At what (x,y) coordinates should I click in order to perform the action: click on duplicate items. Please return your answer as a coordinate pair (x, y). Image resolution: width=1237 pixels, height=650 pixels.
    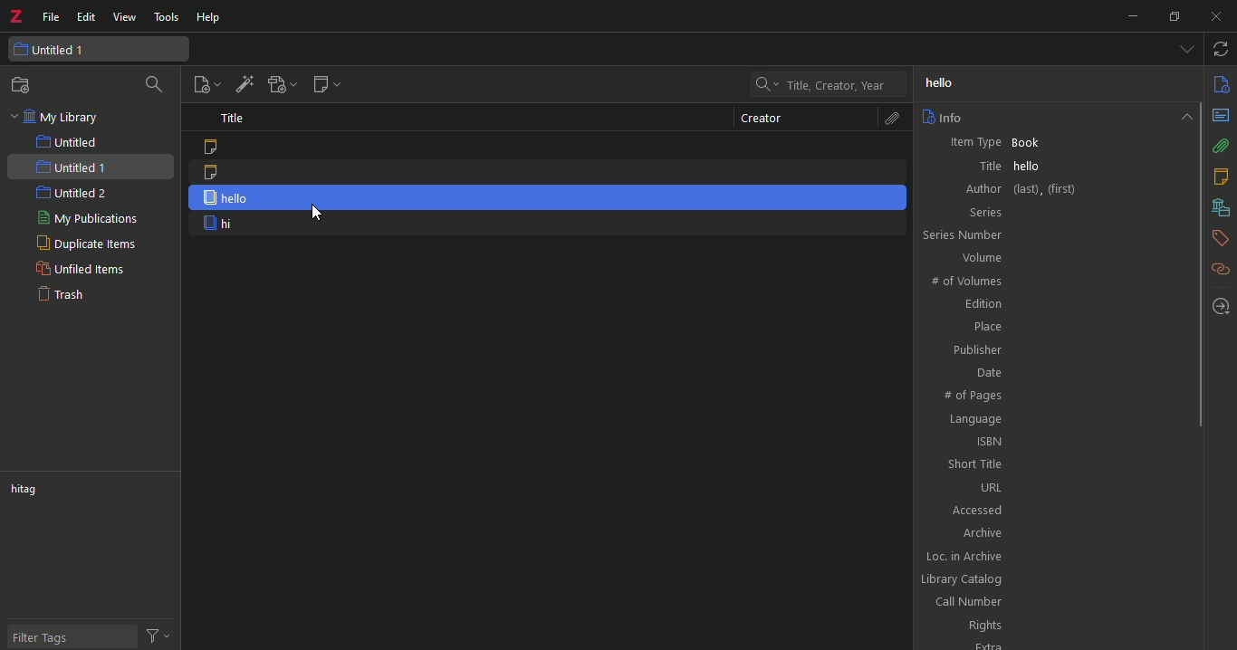
    Looking at the image, I should click on (89, 244).